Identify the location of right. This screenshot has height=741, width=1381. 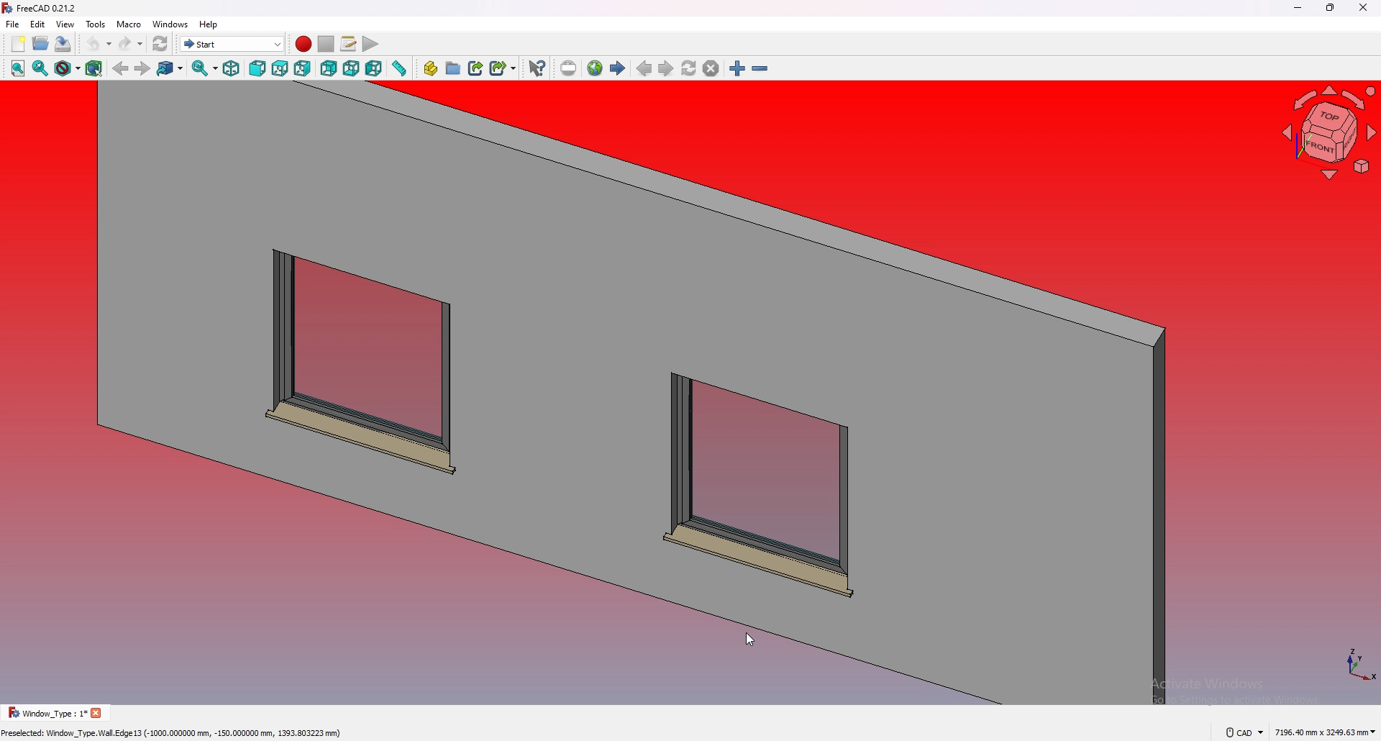
(303, 68).